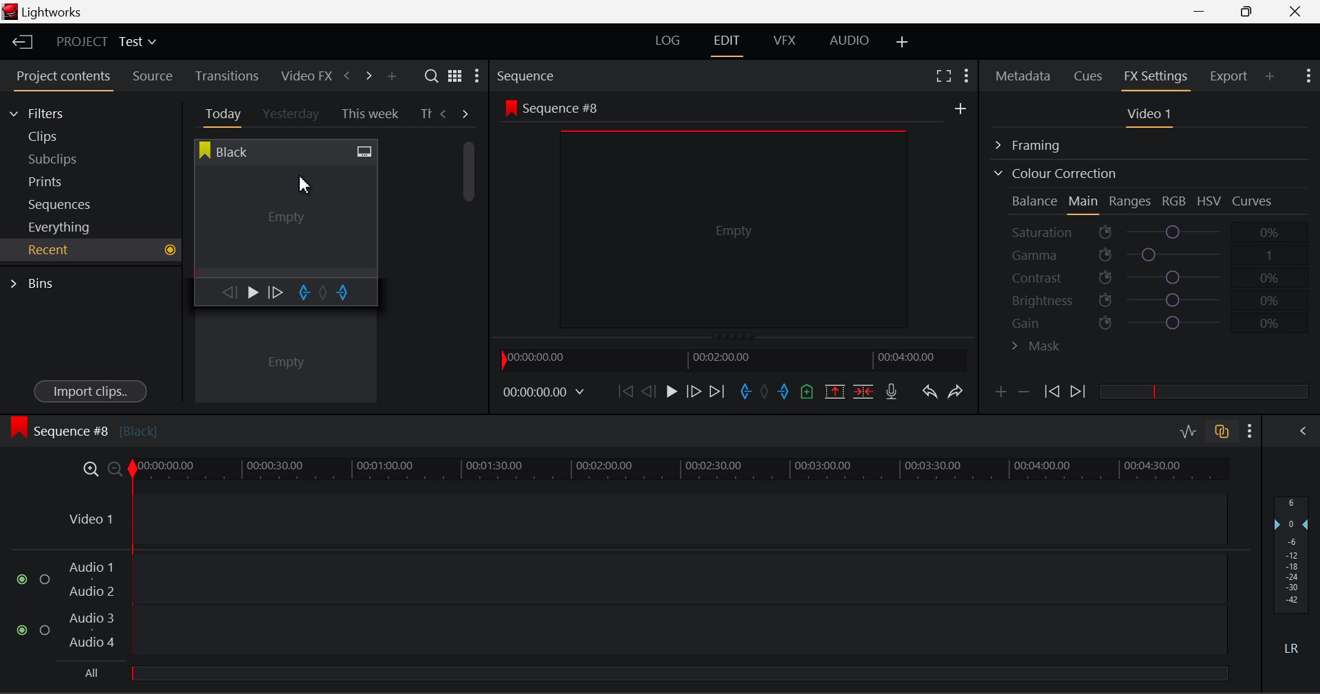 This screenshot has width=1320, height=694. Describe the element at coordinates (1084, 203) in the screenshot. I see `Main Tab Open` at that location.